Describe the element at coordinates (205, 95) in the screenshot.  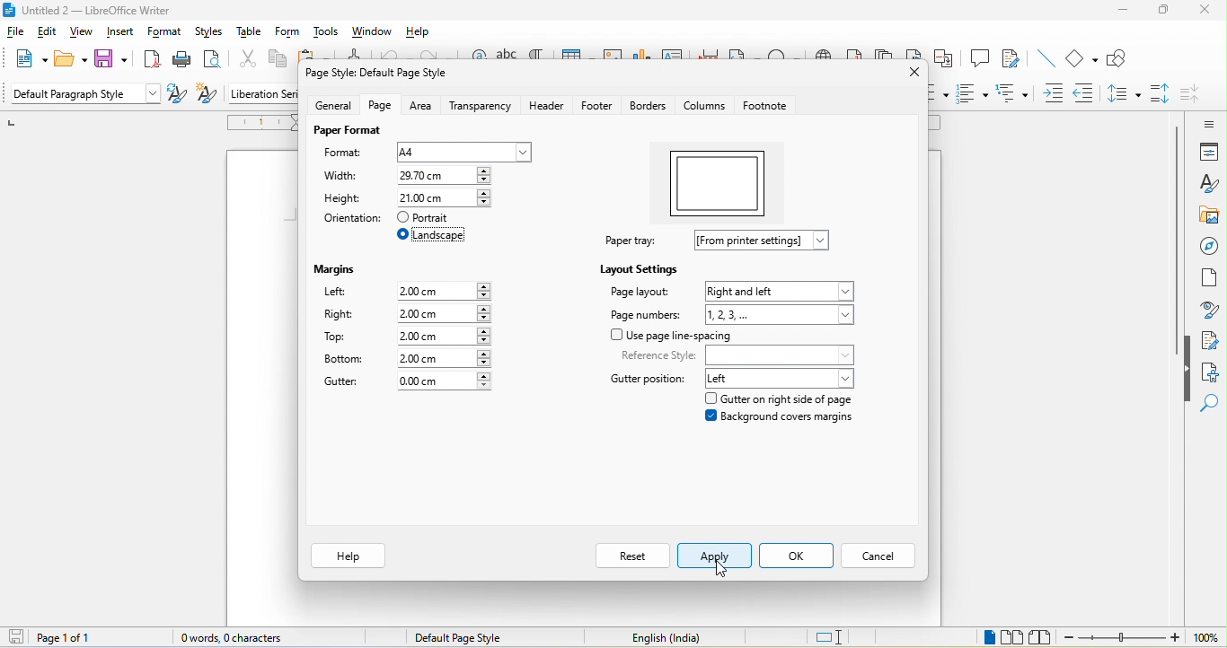
I see `new style form selection` at that location.